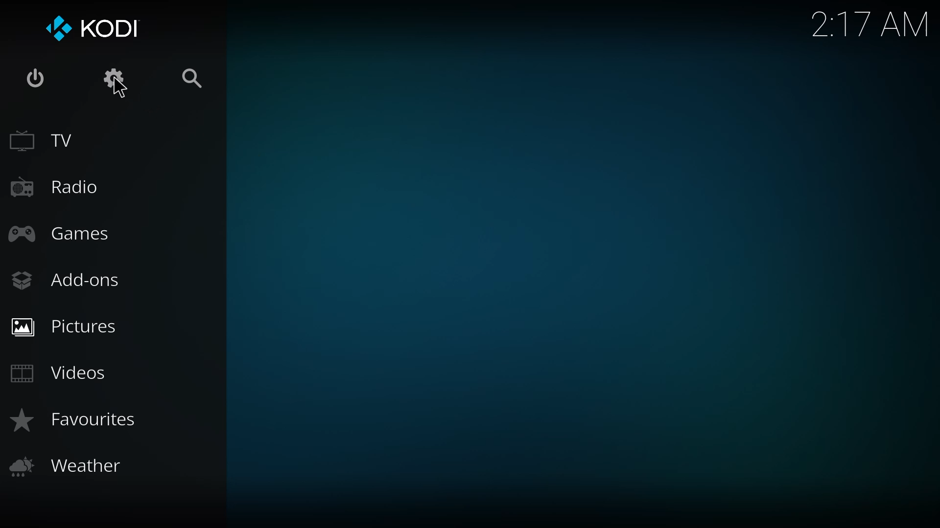  I want to click on power, so click(35, 79).